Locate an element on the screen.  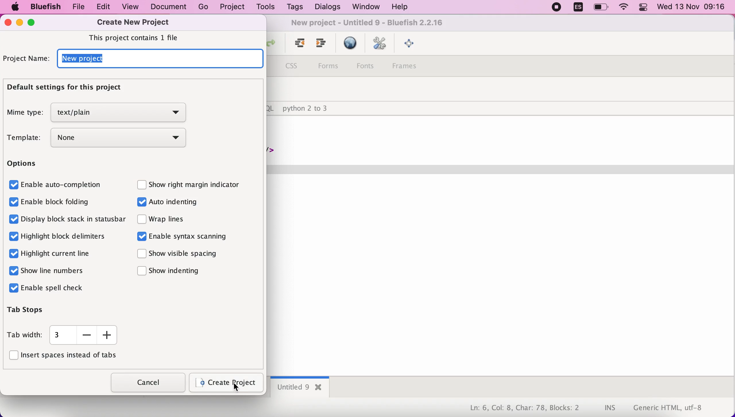
title is located at coordinates (370, 24).